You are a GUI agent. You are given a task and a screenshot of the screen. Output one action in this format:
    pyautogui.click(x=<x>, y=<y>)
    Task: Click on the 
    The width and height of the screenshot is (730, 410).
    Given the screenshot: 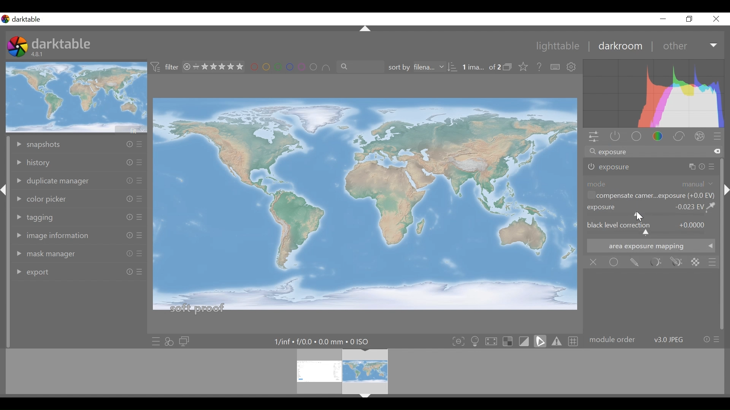 What is the action you would take?
    pyautogui.click(x=127, y=218)
    